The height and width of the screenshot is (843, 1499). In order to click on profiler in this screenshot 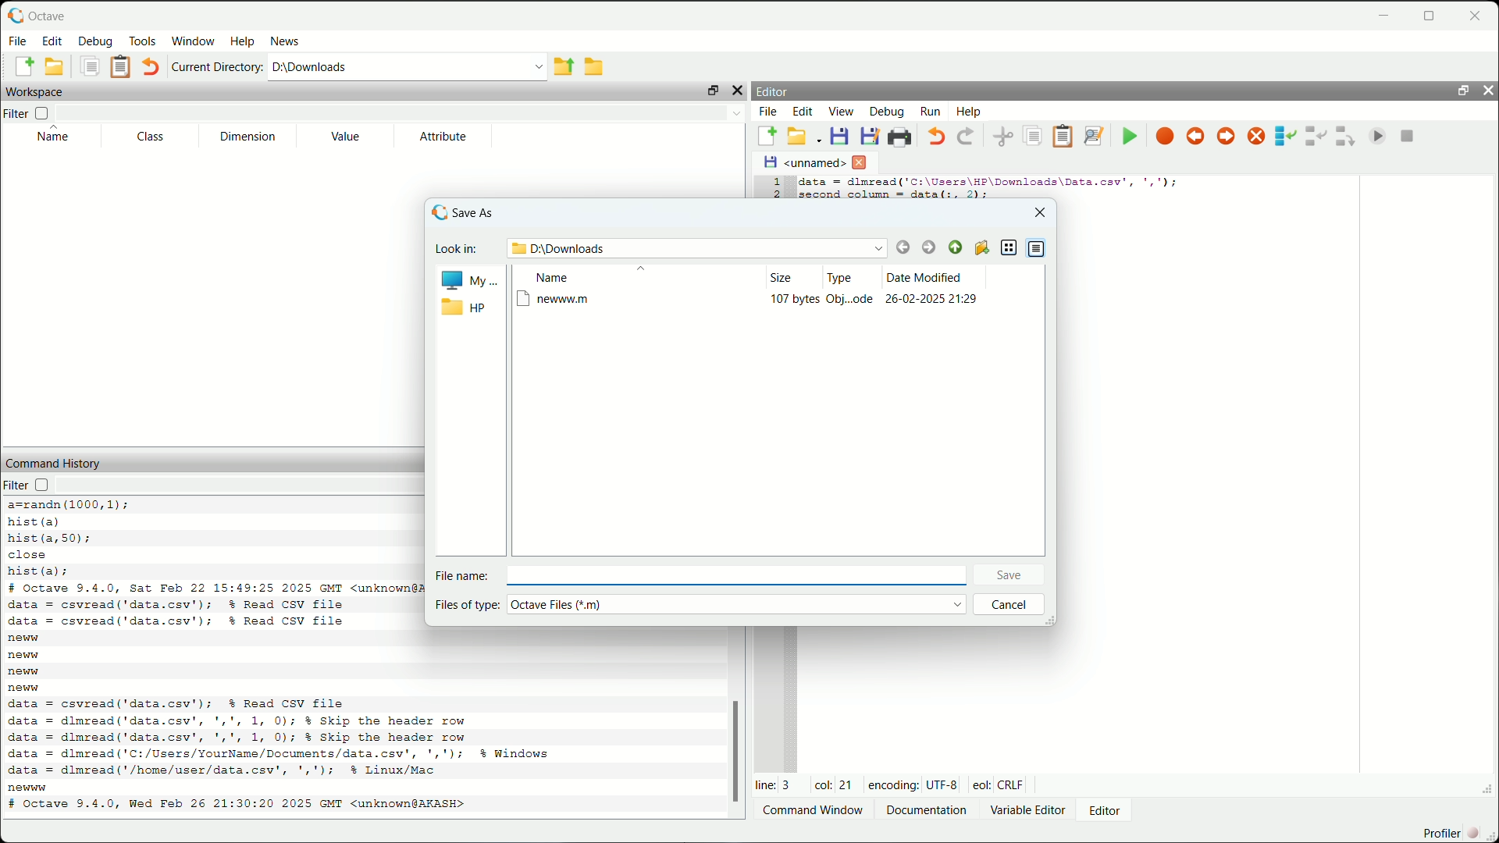, I will do `click(1456, 832)`.